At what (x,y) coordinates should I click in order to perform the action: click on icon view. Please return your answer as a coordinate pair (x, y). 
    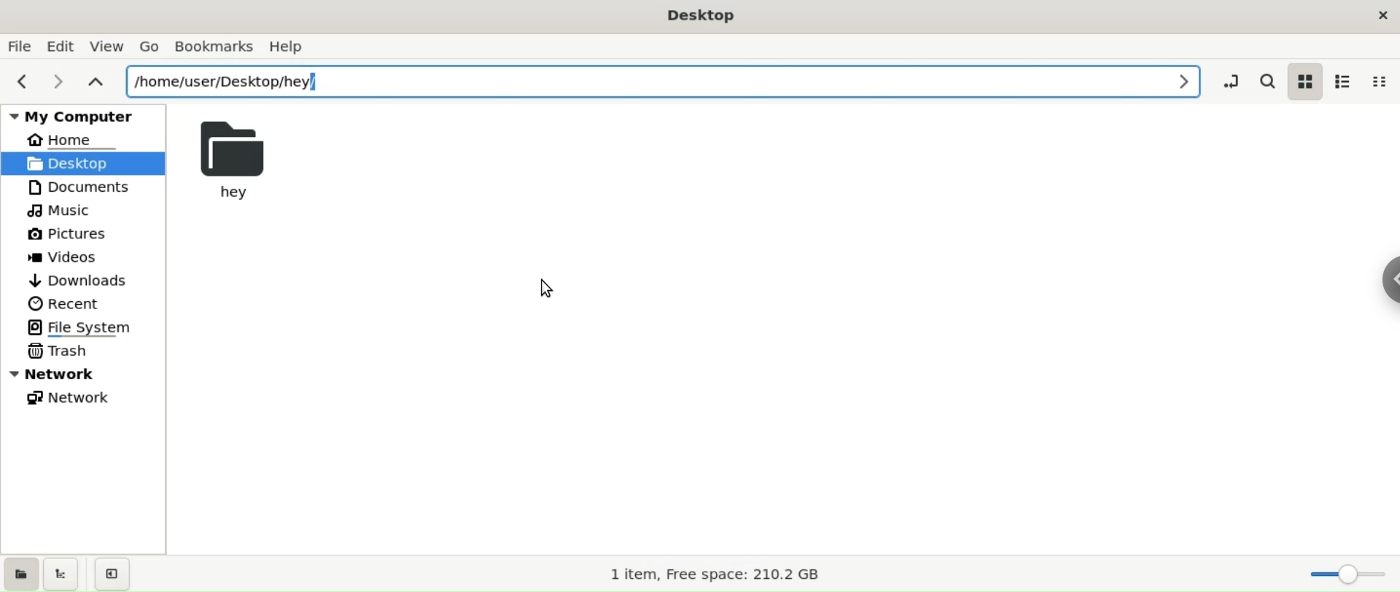
    Looking at the image, I should click on (1307, 83).